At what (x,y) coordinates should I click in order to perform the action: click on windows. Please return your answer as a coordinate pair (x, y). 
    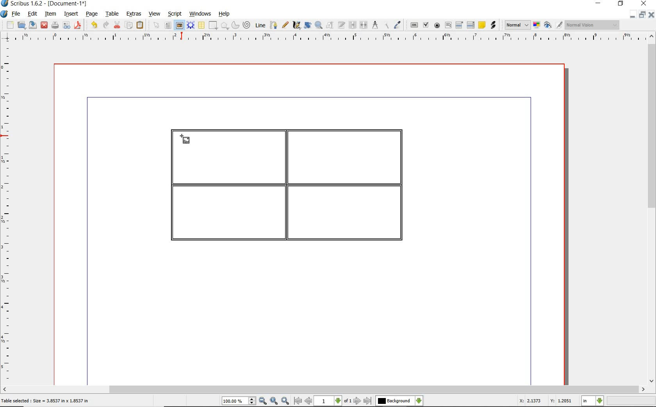
    Looking at the image, I should click on (200, 14).